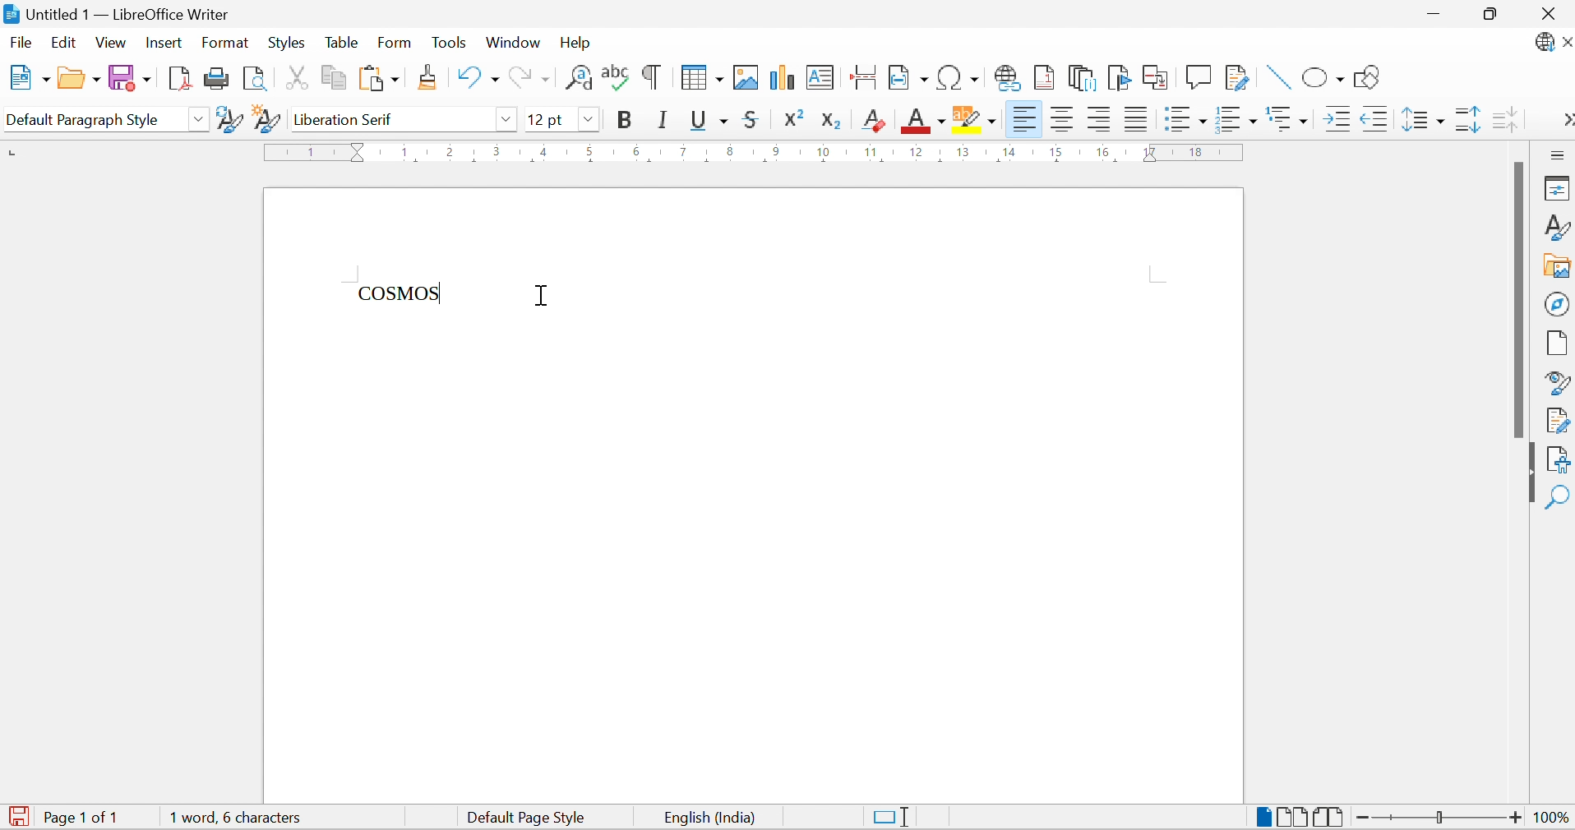  I want to click on Scroll Bar, so click(1519, 299).